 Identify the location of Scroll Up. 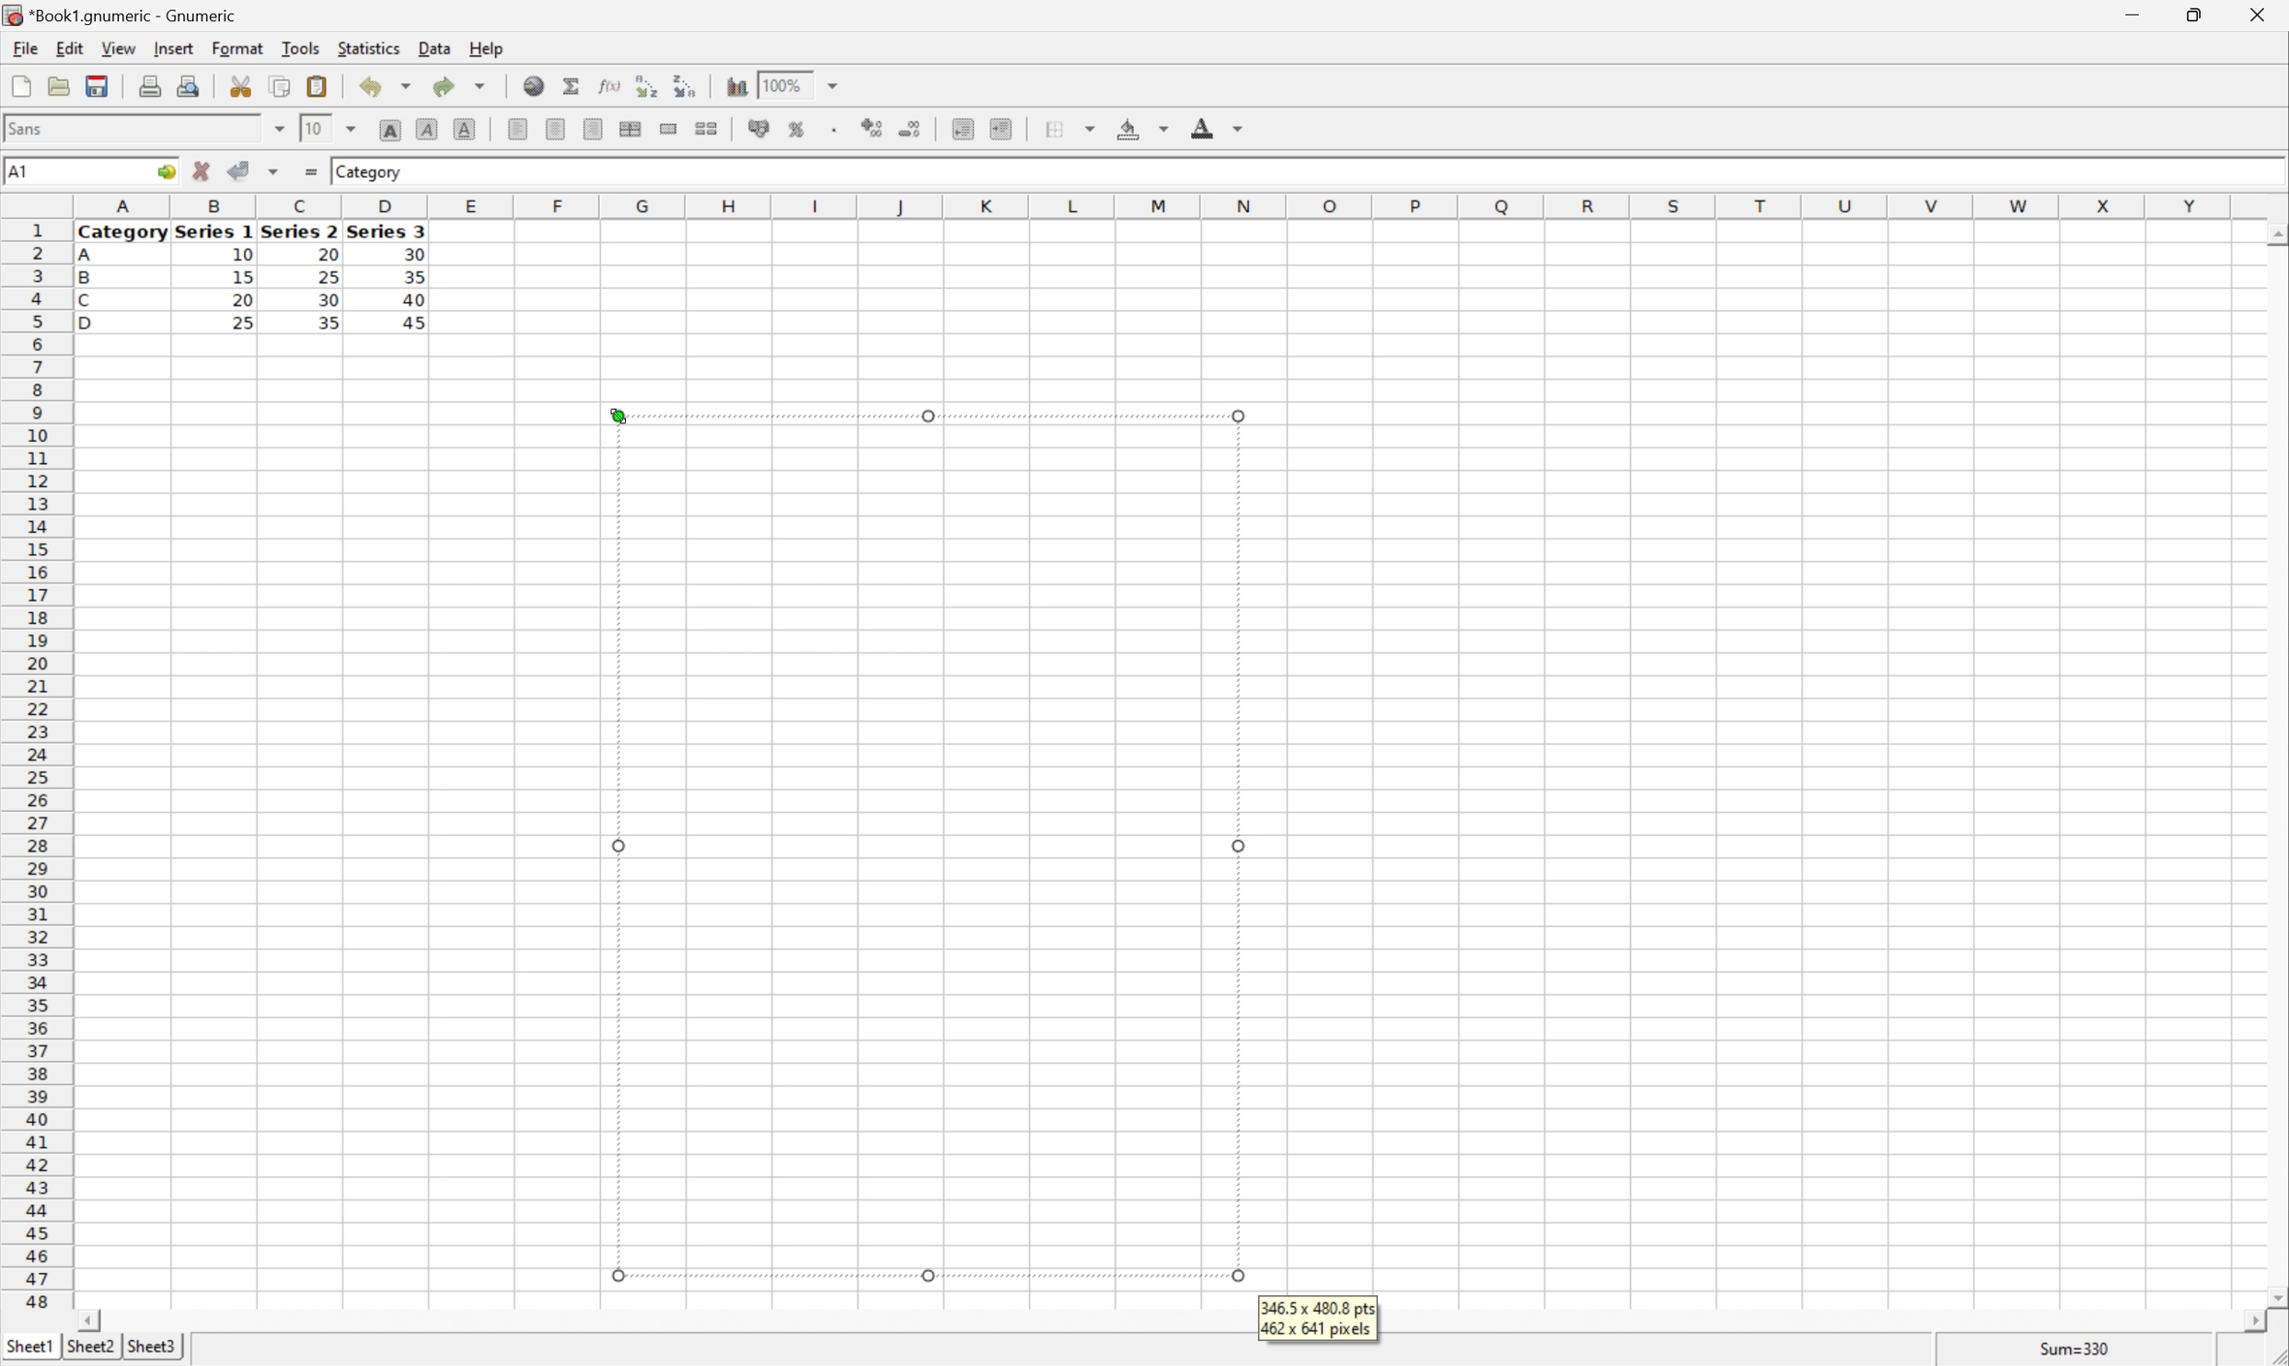
(2273, 233).